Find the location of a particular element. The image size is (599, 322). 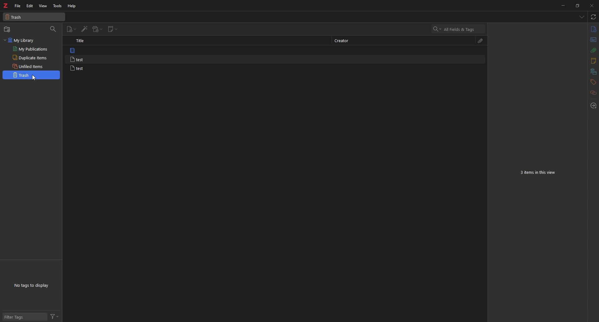

abstract is located at coordinates (593, 40).